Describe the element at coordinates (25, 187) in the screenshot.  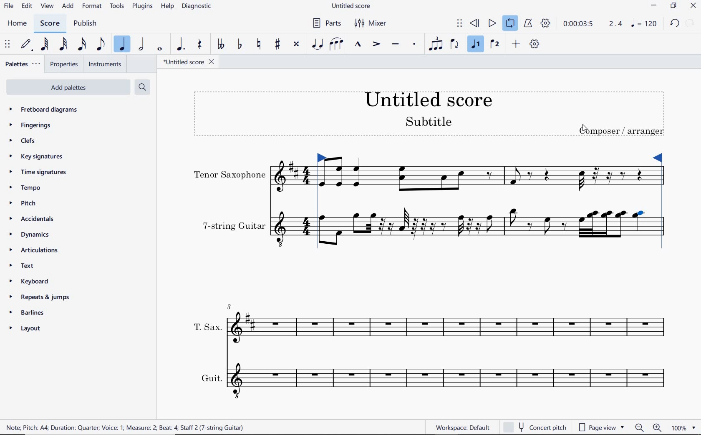
I see `TEMPO` at that location.